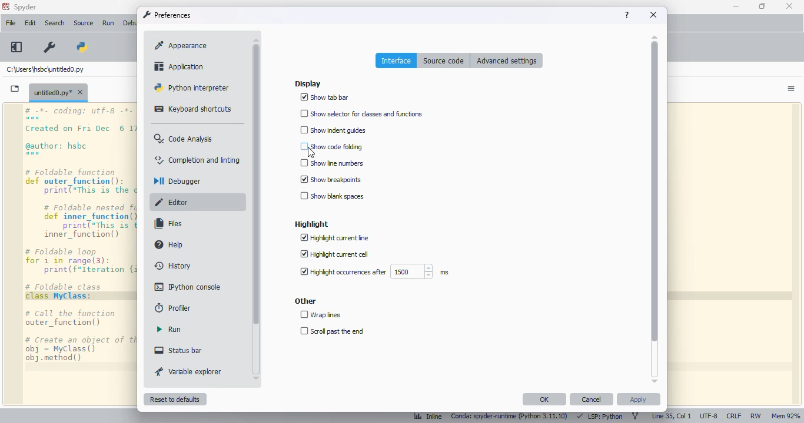 This screenshot has height=423, width=804. What do you see at coordinates (308, 84) in the screenshot?
I see `display` at bounding box center [308, 84].